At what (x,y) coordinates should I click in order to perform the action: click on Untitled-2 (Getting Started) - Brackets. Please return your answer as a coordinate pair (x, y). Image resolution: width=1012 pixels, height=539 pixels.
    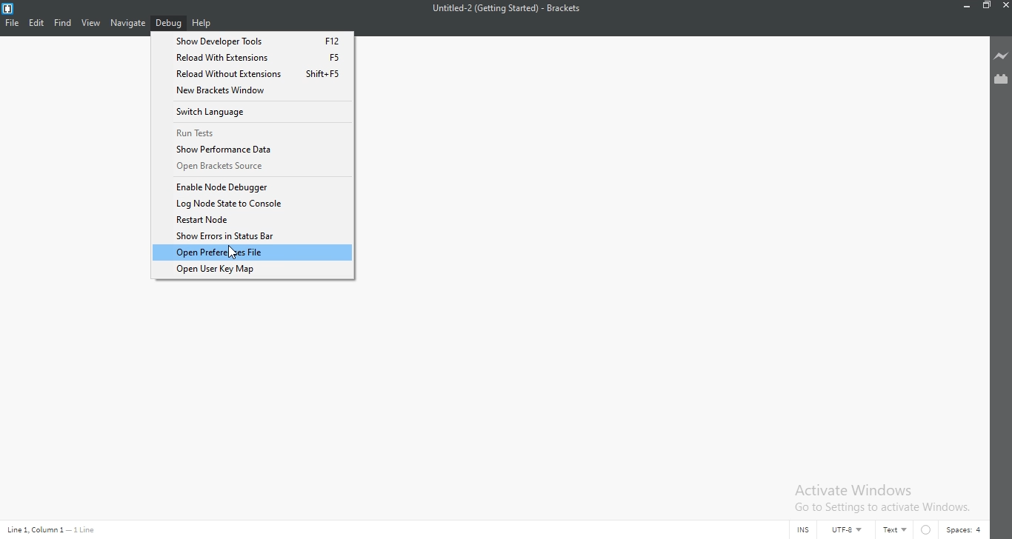
    Looking at the image, I should click on (507, 9).